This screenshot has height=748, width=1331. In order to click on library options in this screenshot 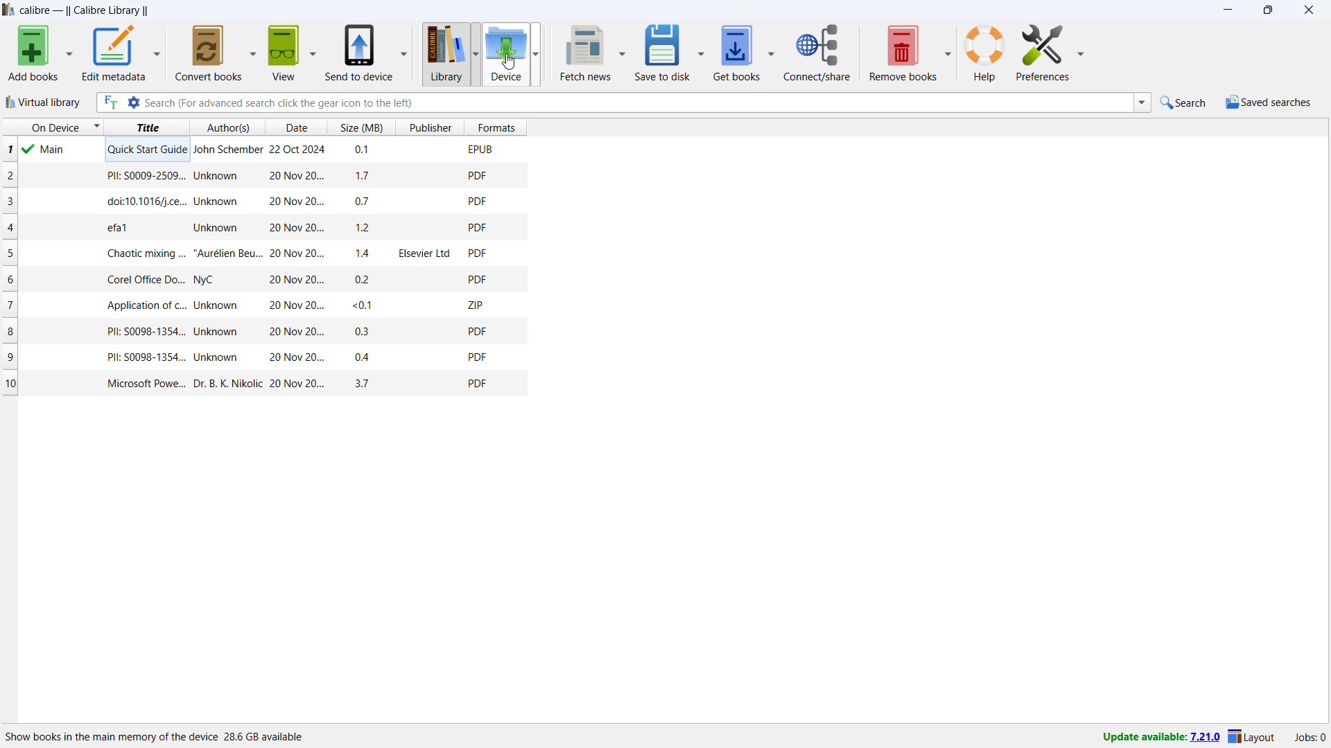, I will do `click(476, 55)`.